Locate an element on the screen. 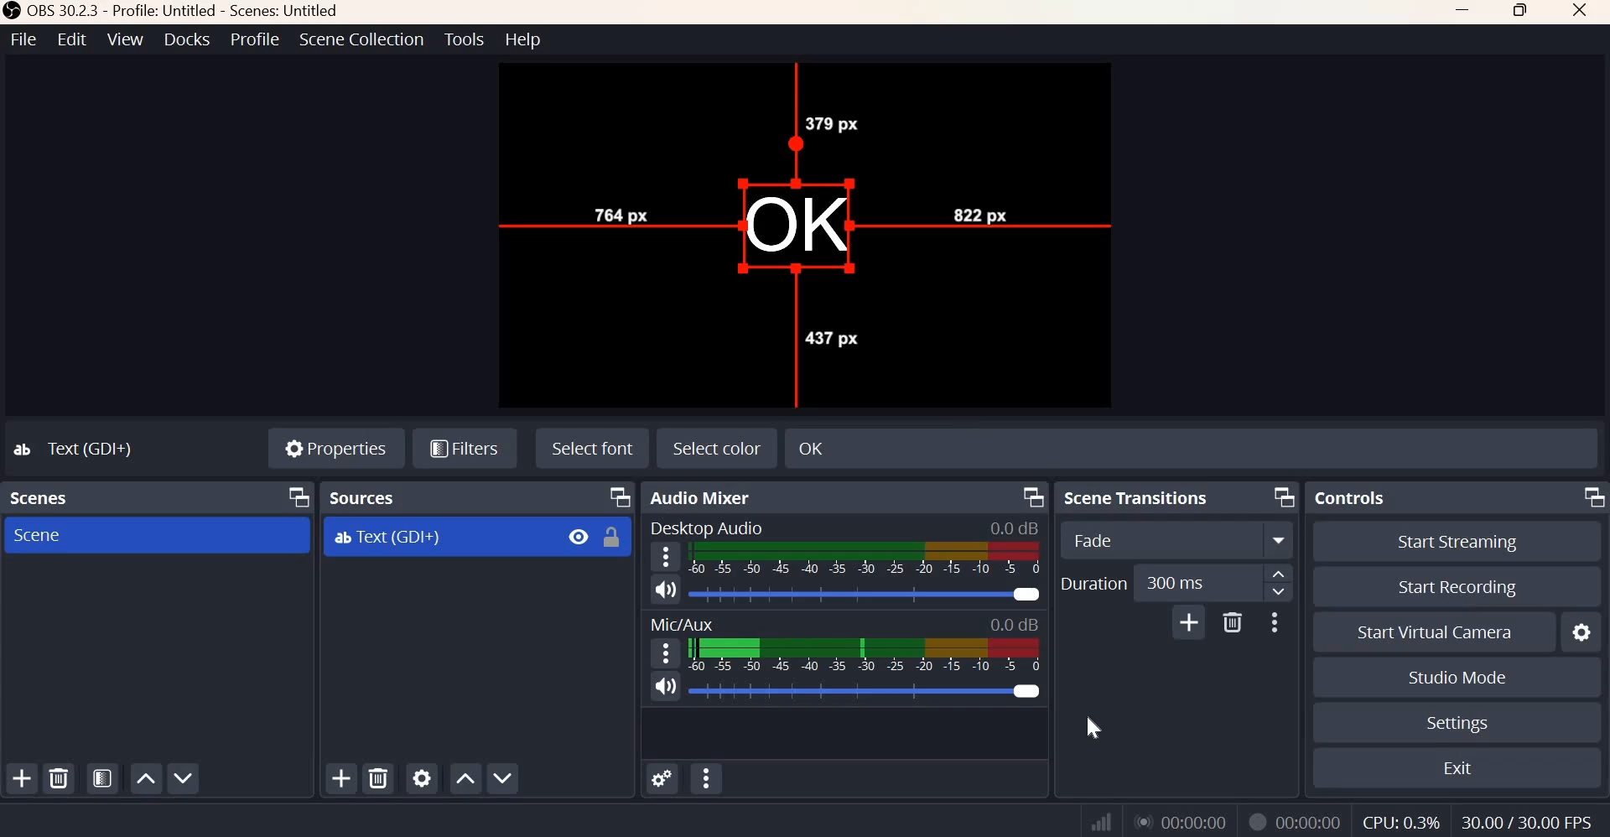 The width and height of the screenshot is (1610, 837). Add scene is located at coordinates (23, 777).